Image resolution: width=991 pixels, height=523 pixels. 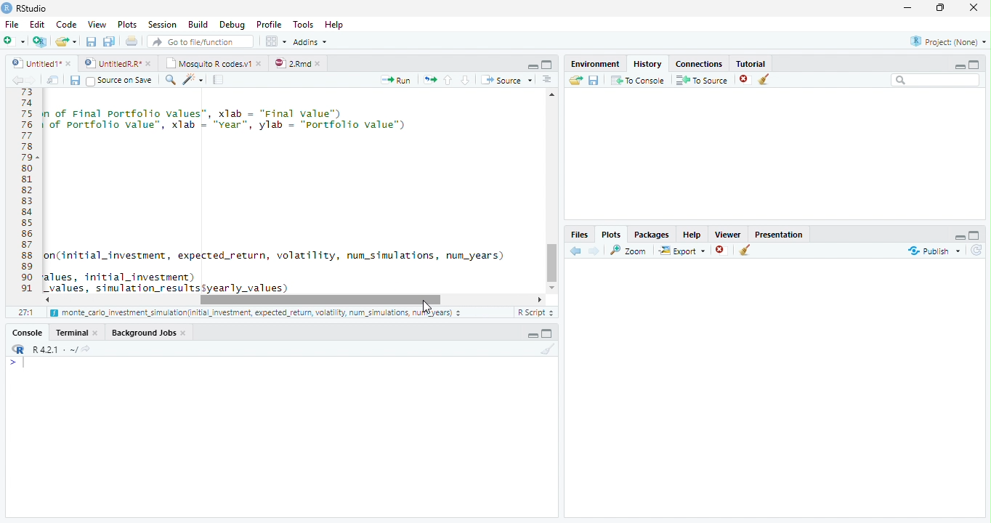 I want to click on To Source, so click(x=702, y=80).